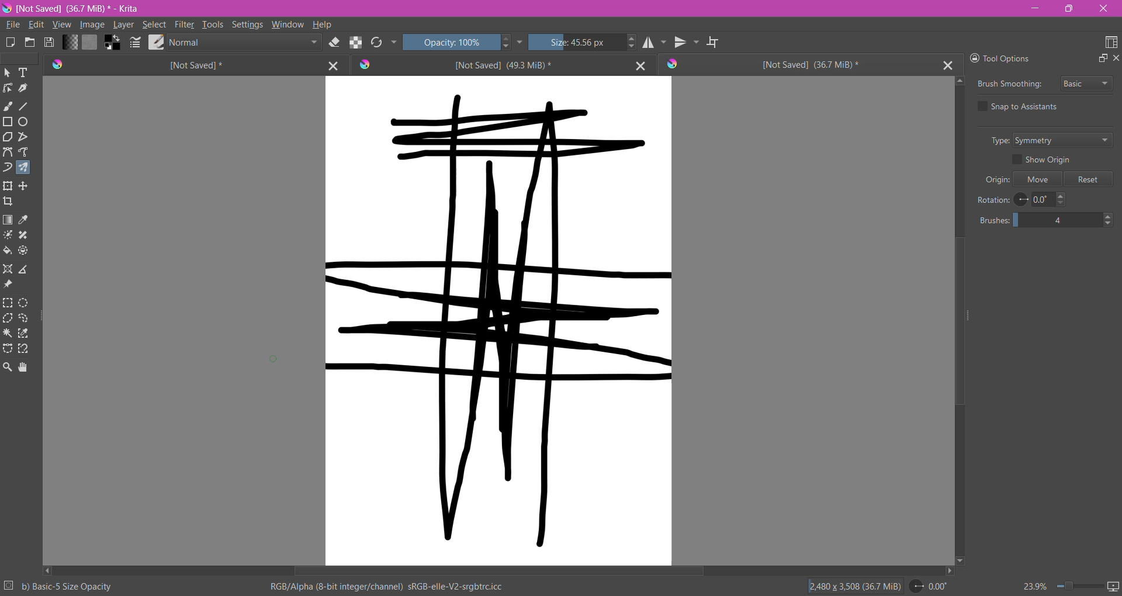  I want to click on Measure the distance between the two points, so click(25, 268).